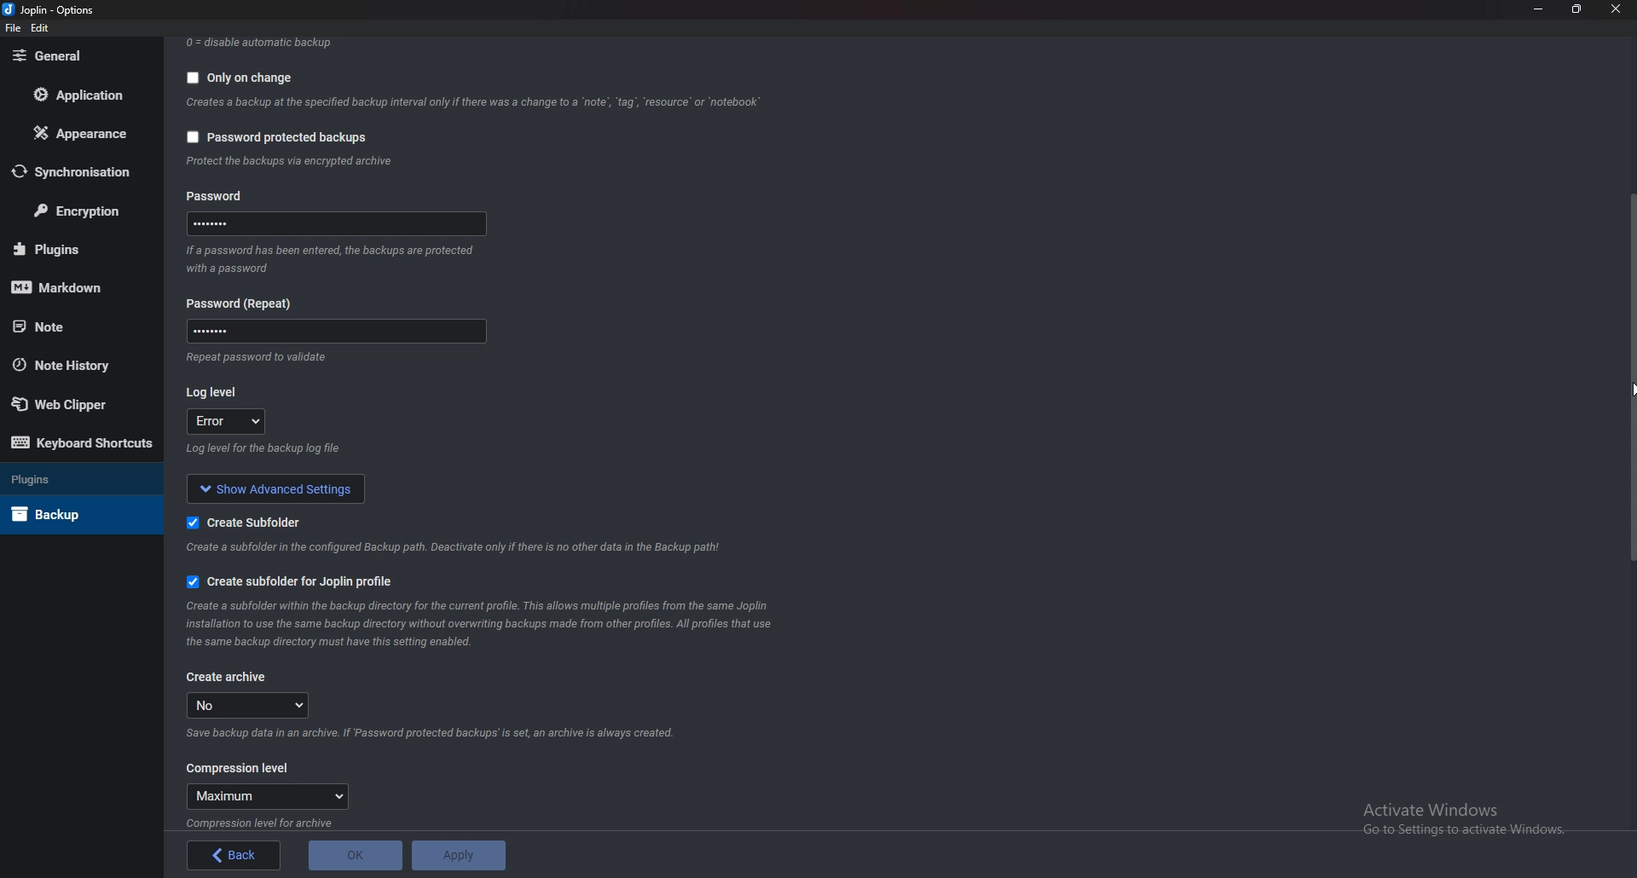 The image size is (1637, 878). I want to click on Keyboard shortcuts, so click(83, 445).